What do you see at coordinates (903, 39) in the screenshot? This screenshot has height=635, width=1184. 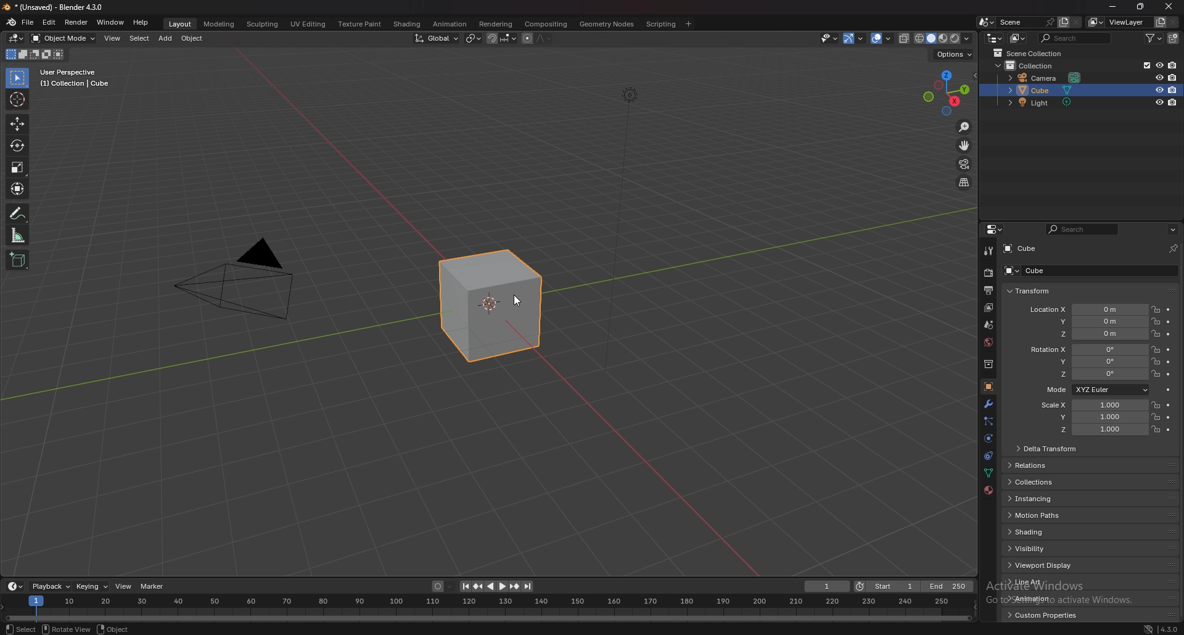 I see `toggle xray` at bounding box center [903, 39].